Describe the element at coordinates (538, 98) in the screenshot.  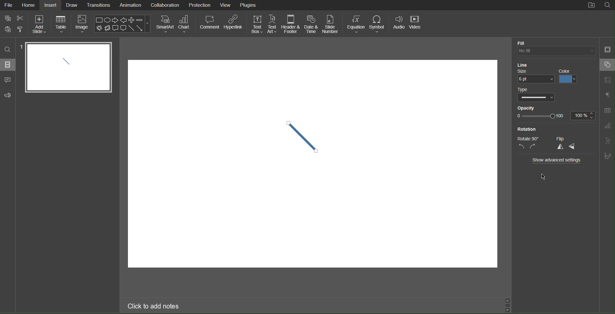
I see `Type line` at that location.